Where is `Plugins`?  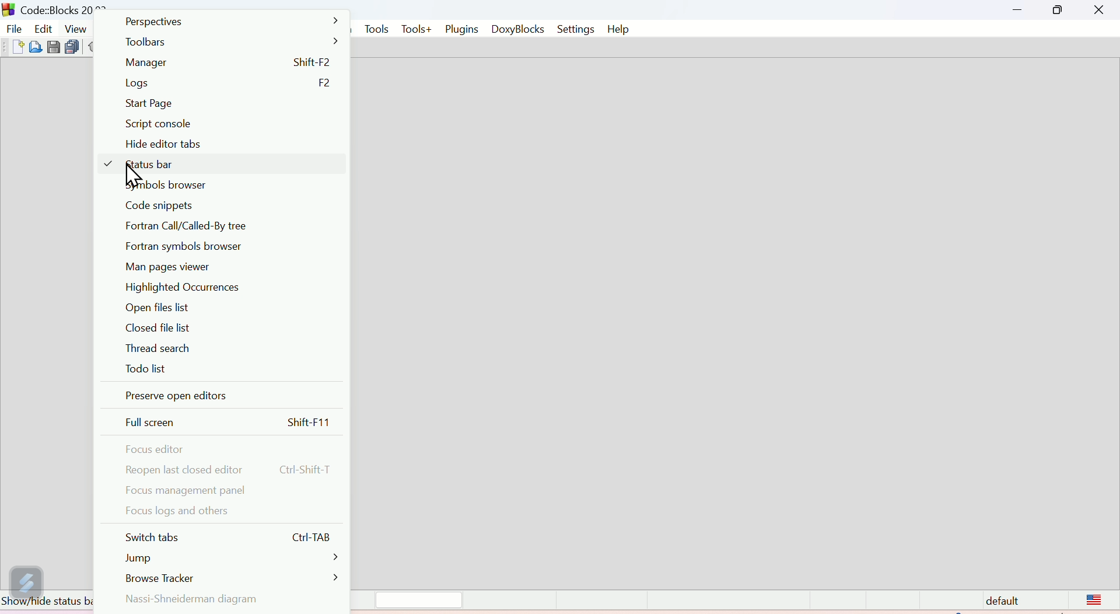
Plugins is located at coordinates (462, 29).